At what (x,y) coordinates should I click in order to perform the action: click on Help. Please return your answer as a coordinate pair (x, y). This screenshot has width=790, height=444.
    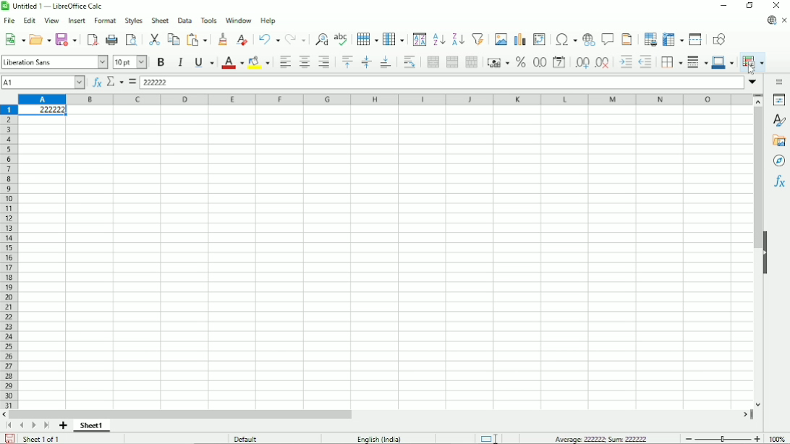
    Looking at the image, I should click on (268, 21).